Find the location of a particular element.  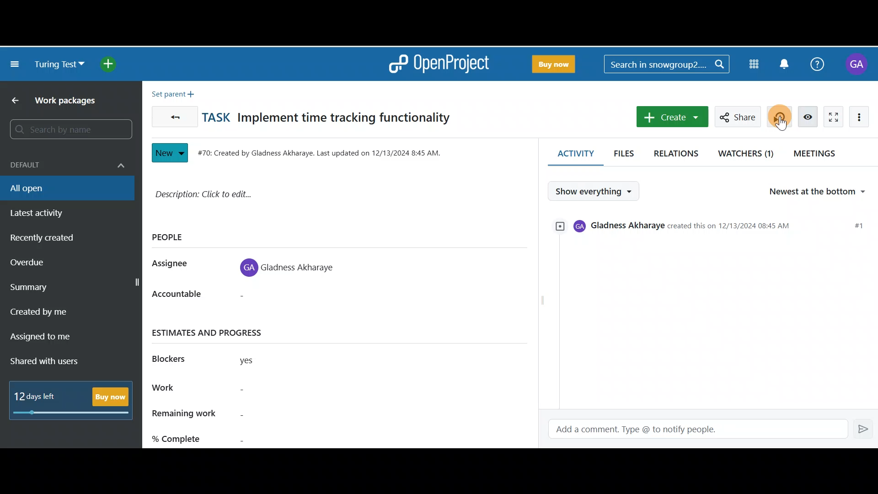

New is located at coordinates (170, 150).